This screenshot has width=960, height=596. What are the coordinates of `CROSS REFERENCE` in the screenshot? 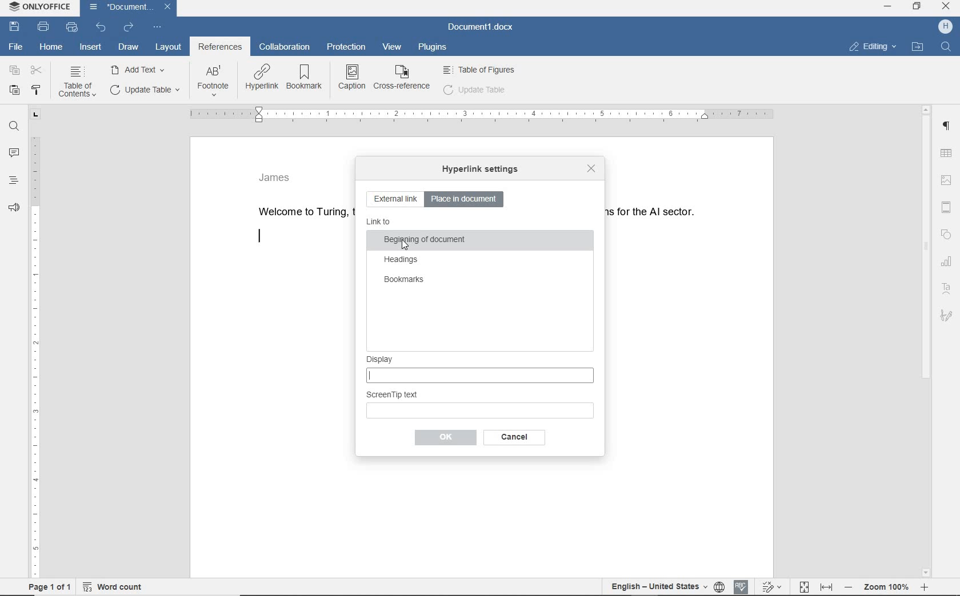 It's located at (402, 77).